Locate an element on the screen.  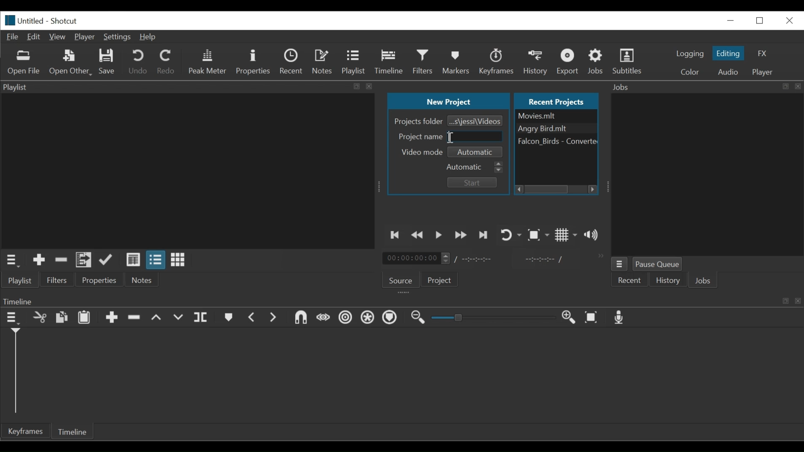
Copy is located at coordinates (61, 317).